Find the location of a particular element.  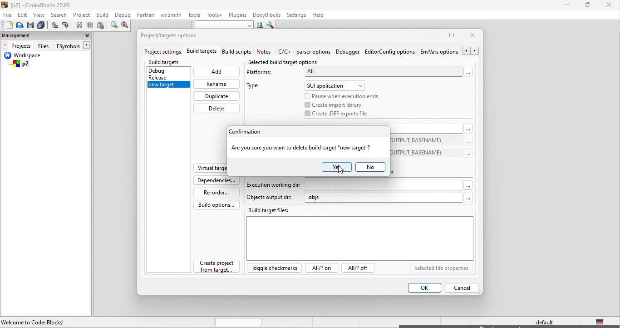

workspace p2 is located at coordinates (29, 61).